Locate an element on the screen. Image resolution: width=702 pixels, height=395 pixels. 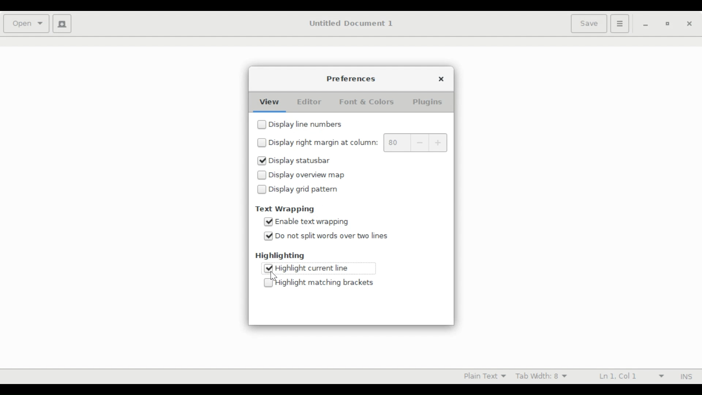
Highlight brackets  is located at coordinates (325, 283).